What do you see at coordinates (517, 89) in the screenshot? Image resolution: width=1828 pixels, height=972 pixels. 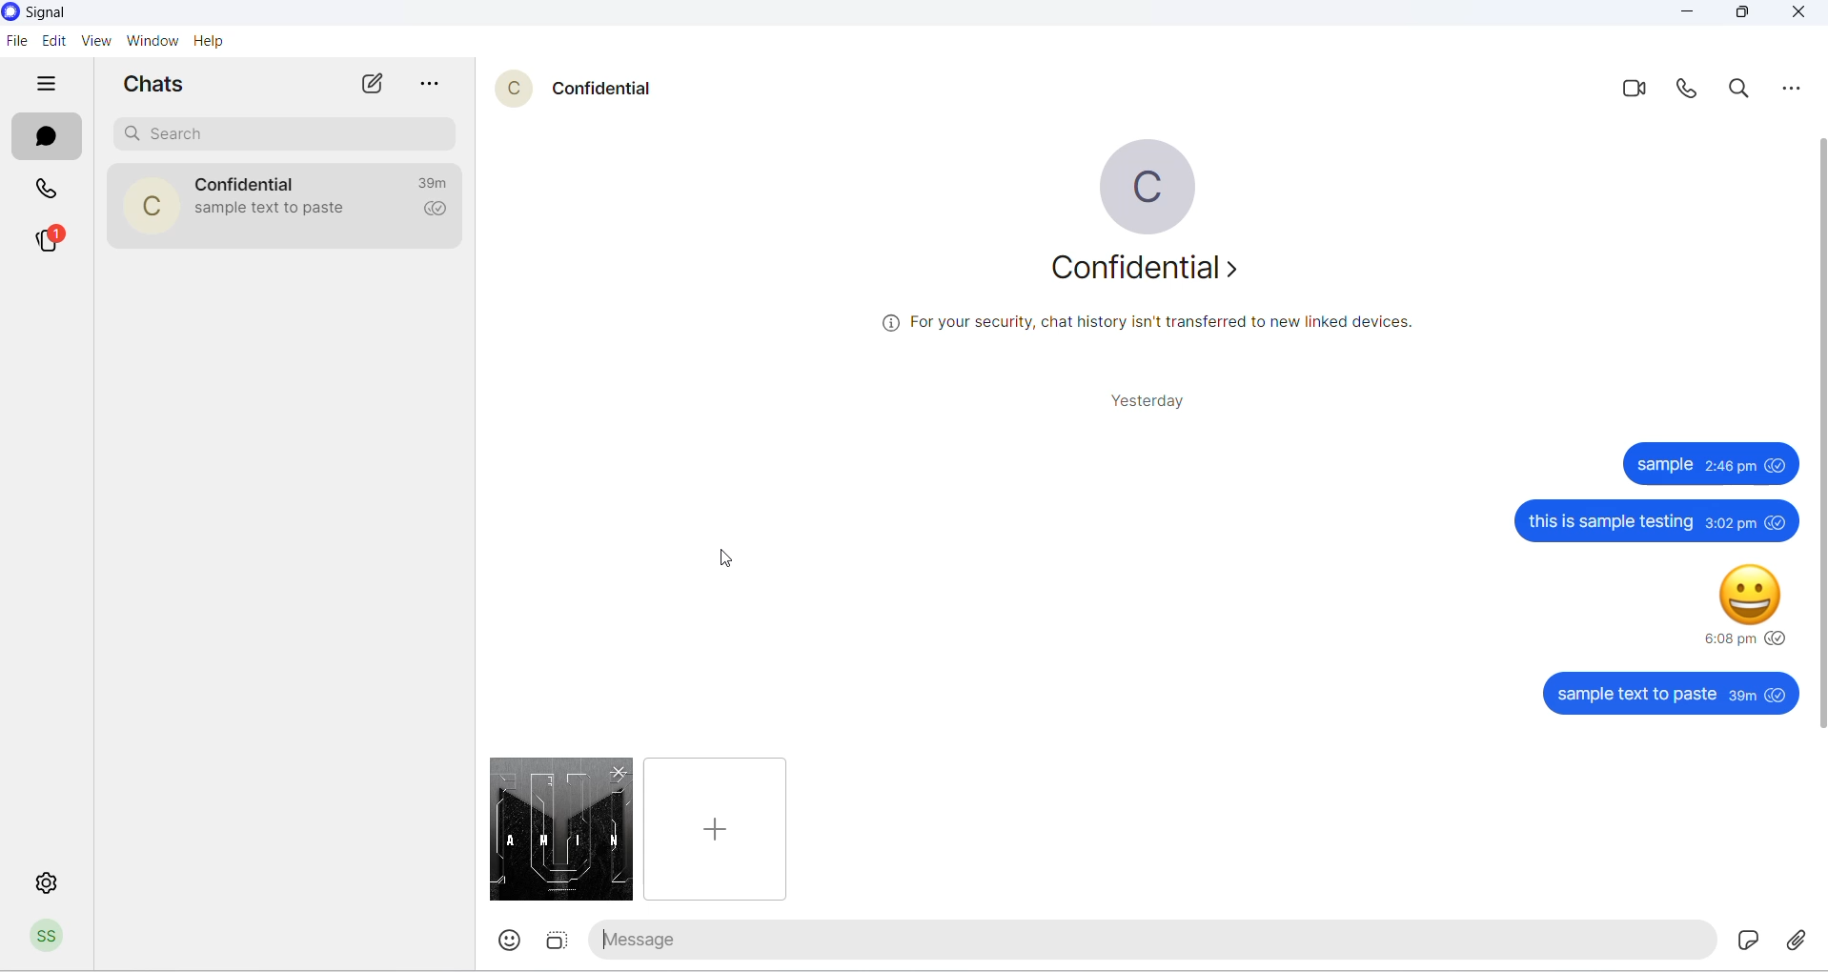 I see `contact profile picture` at bounding box center [517, 89].